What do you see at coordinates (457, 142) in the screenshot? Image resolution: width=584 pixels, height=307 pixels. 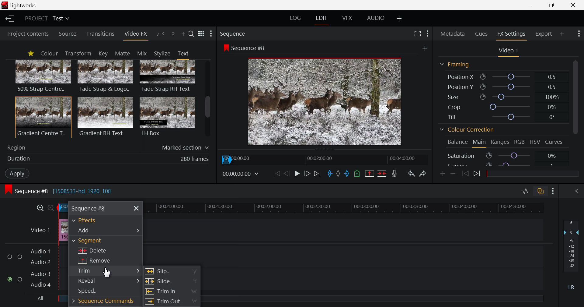 I see `Balance` at bounding box center [457, 142].